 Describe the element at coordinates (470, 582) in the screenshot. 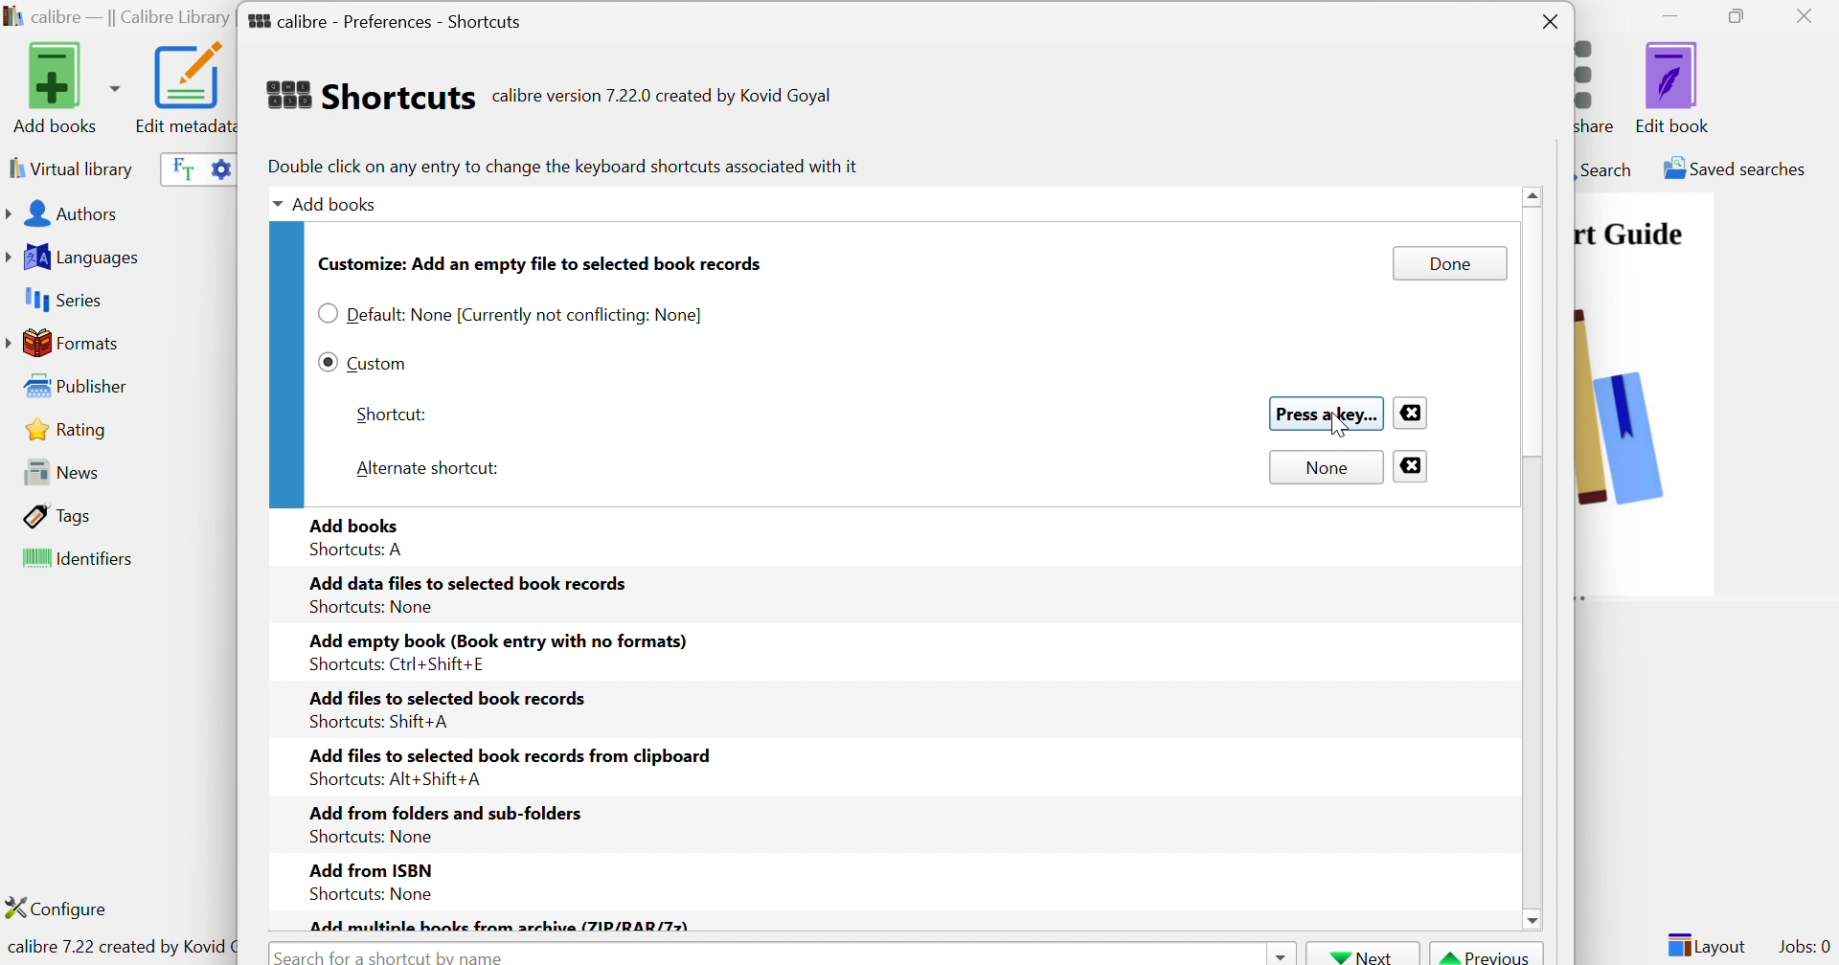

I see `Add data files to selected book records` at that location.